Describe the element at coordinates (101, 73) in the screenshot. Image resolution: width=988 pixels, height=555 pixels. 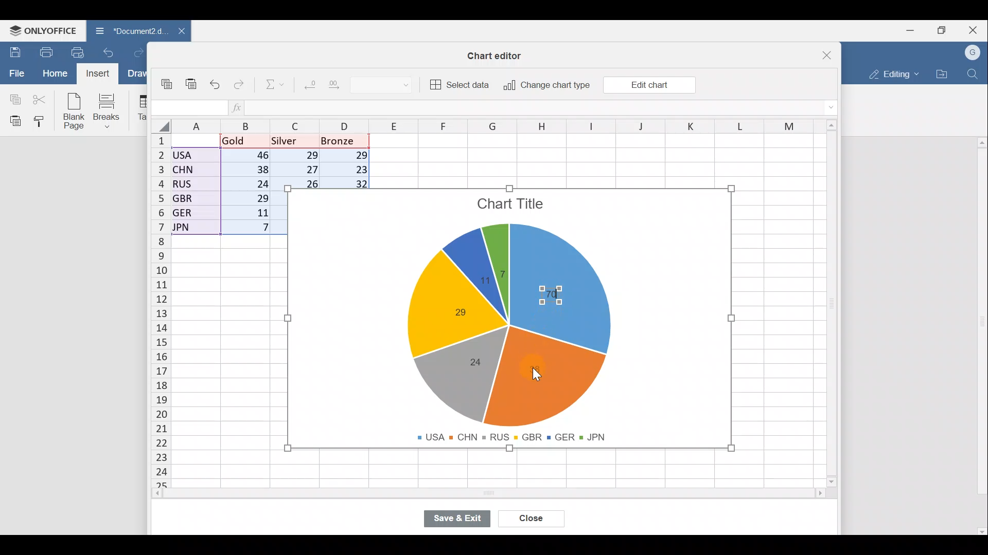
I see `Cursor on Insert` at that location.